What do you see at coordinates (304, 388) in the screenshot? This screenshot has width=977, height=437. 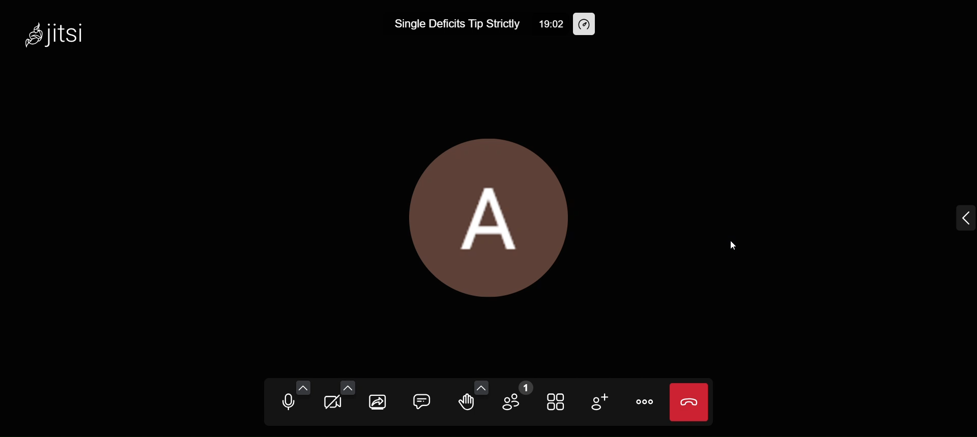 I see `audio setting` at bounding box center [304, 388].